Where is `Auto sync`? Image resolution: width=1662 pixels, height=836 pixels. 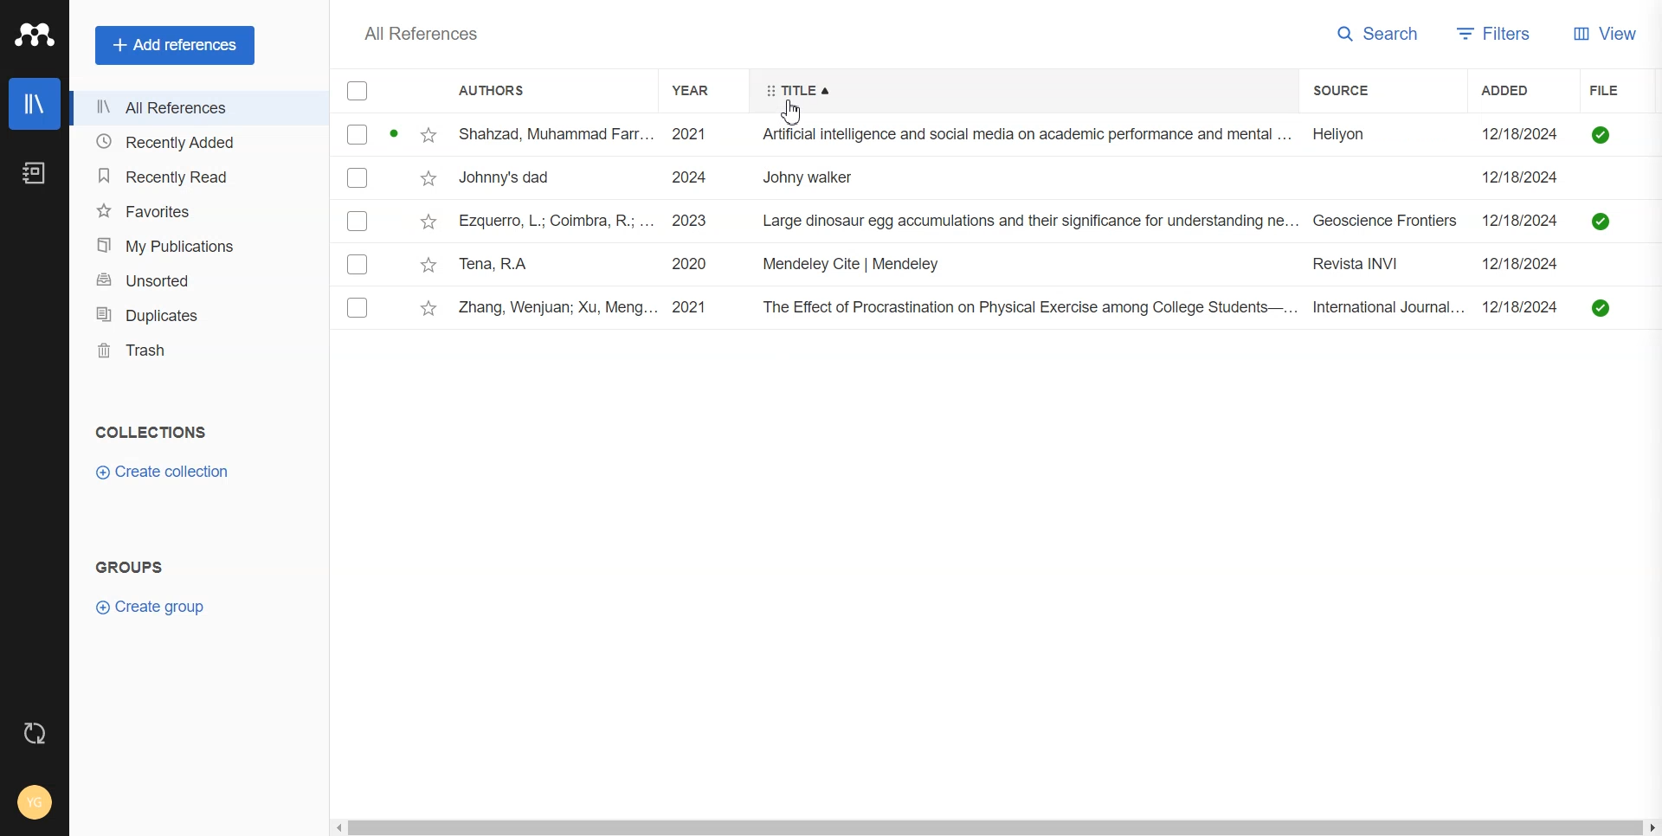 Auto sync is located at coordinates (35, 733).